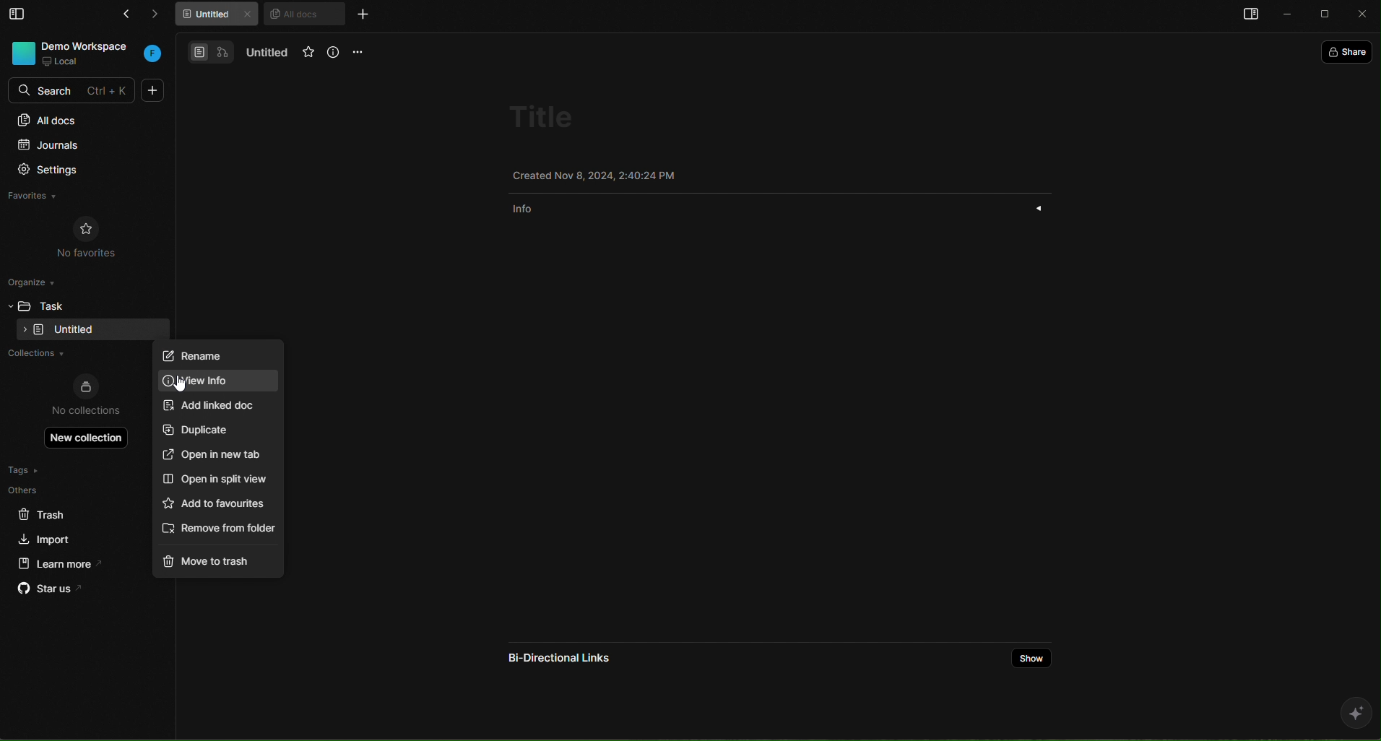 This screenshot has height=741, width=1381. Describe the element at coordinates (1327, 15) in the screenshot. I see `maximize` at that location.